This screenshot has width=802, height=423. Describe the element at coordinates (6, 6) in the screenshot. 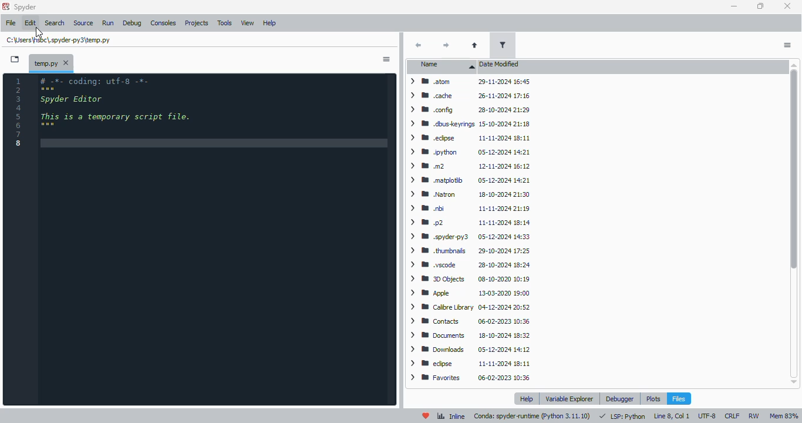

I see `logo` at that location.